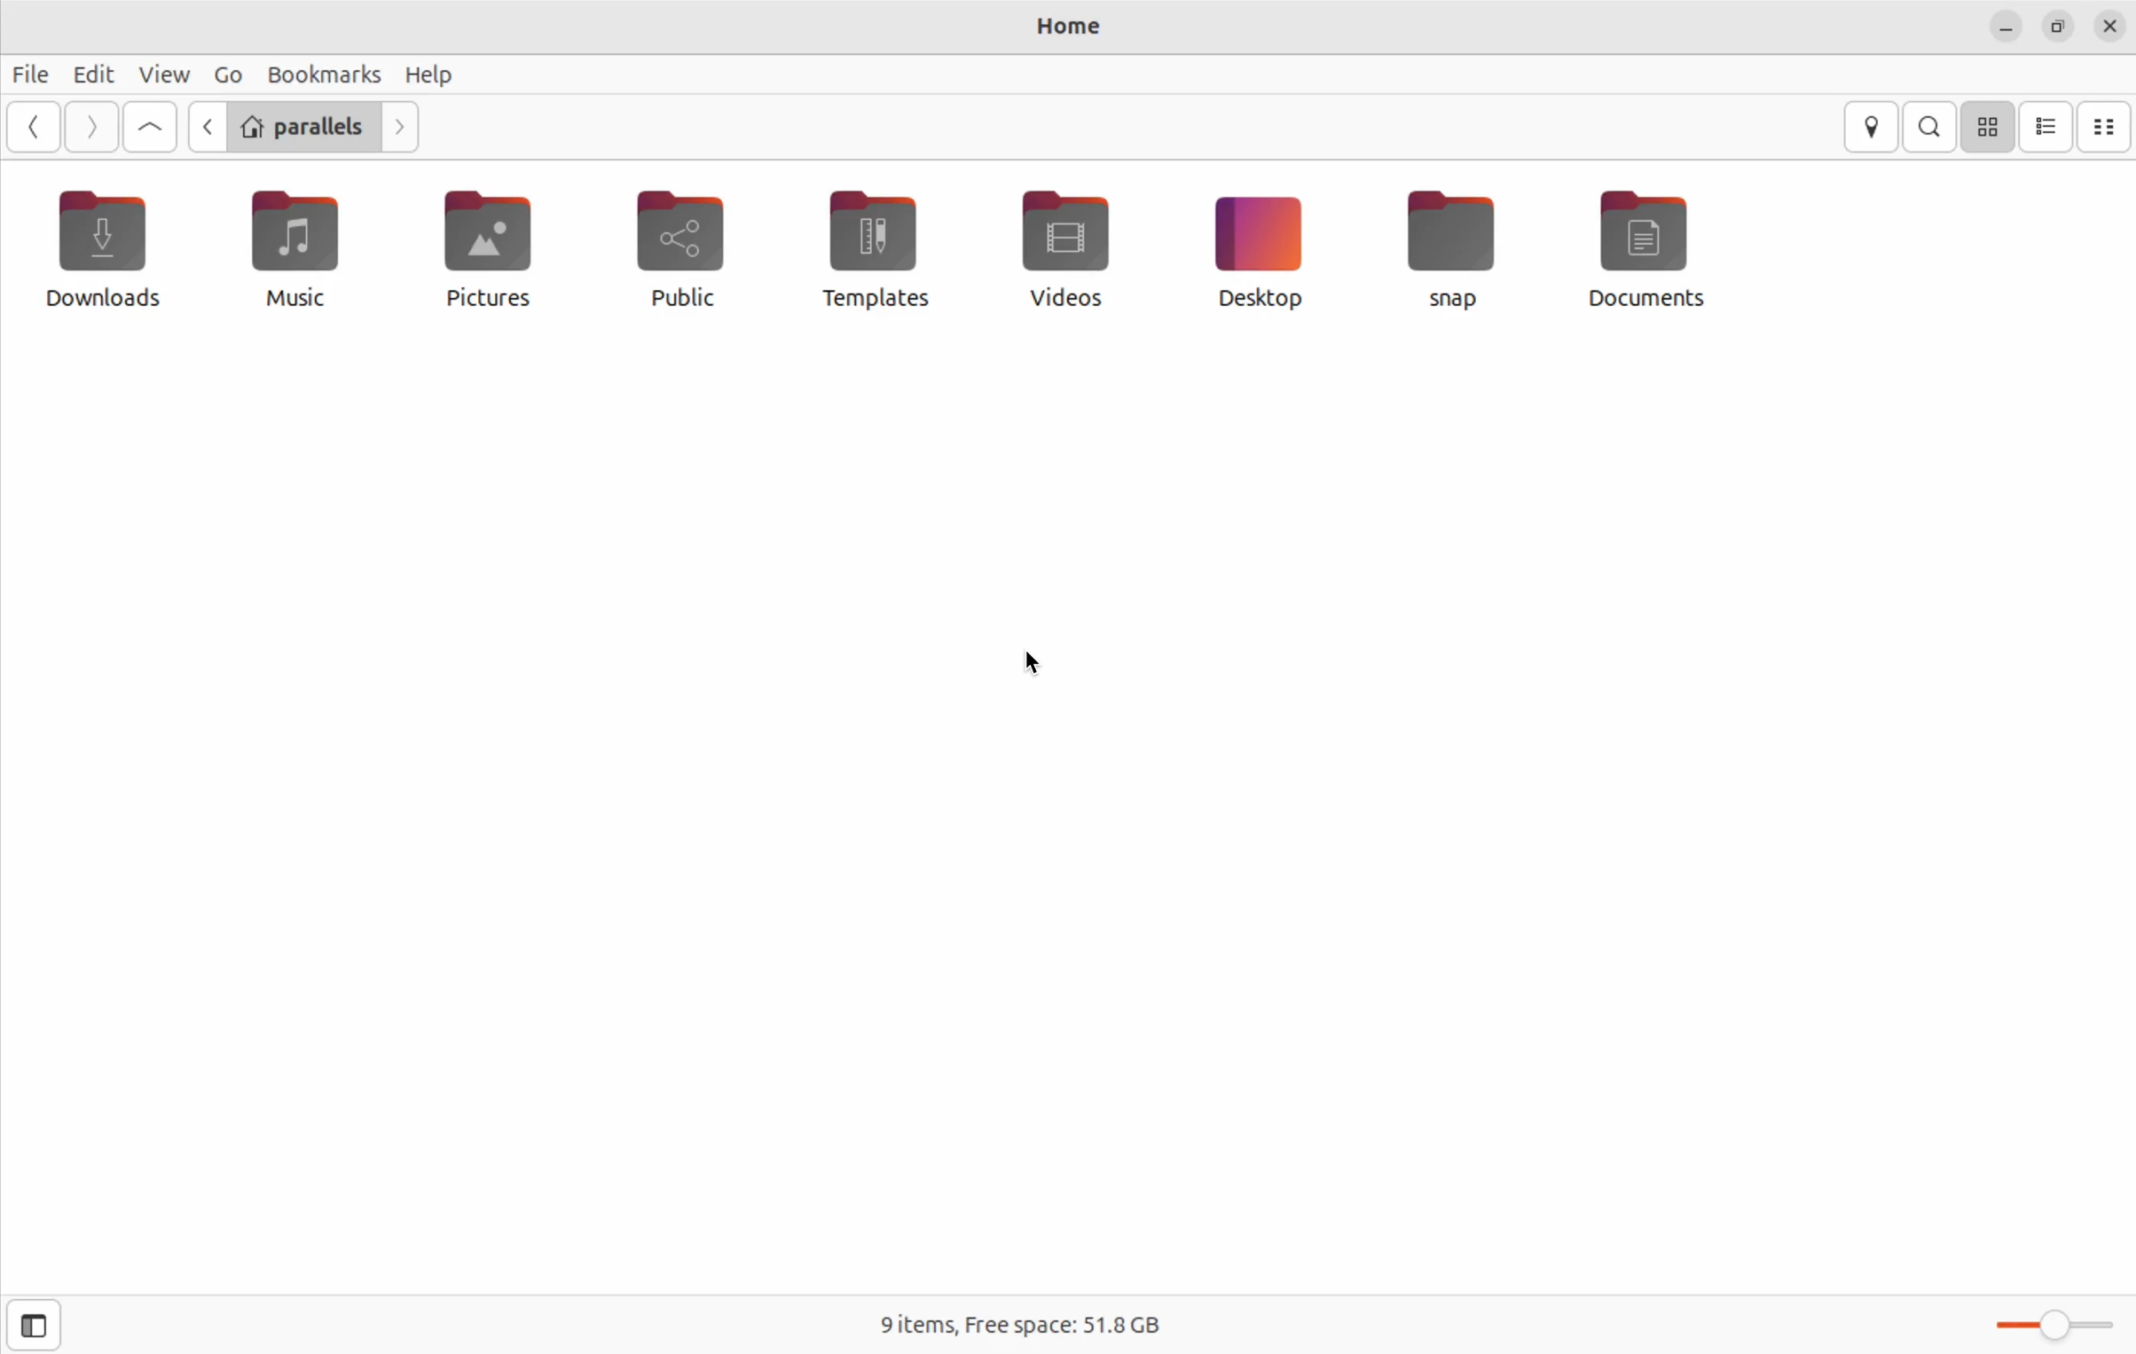  Describe the element at coordinates (150, 127) in the screenshot. I see `Go to first` at that location.